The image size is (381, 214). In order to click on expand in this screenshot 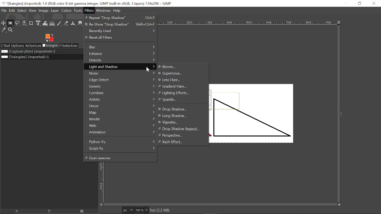, I will do `click(341, 113)`.